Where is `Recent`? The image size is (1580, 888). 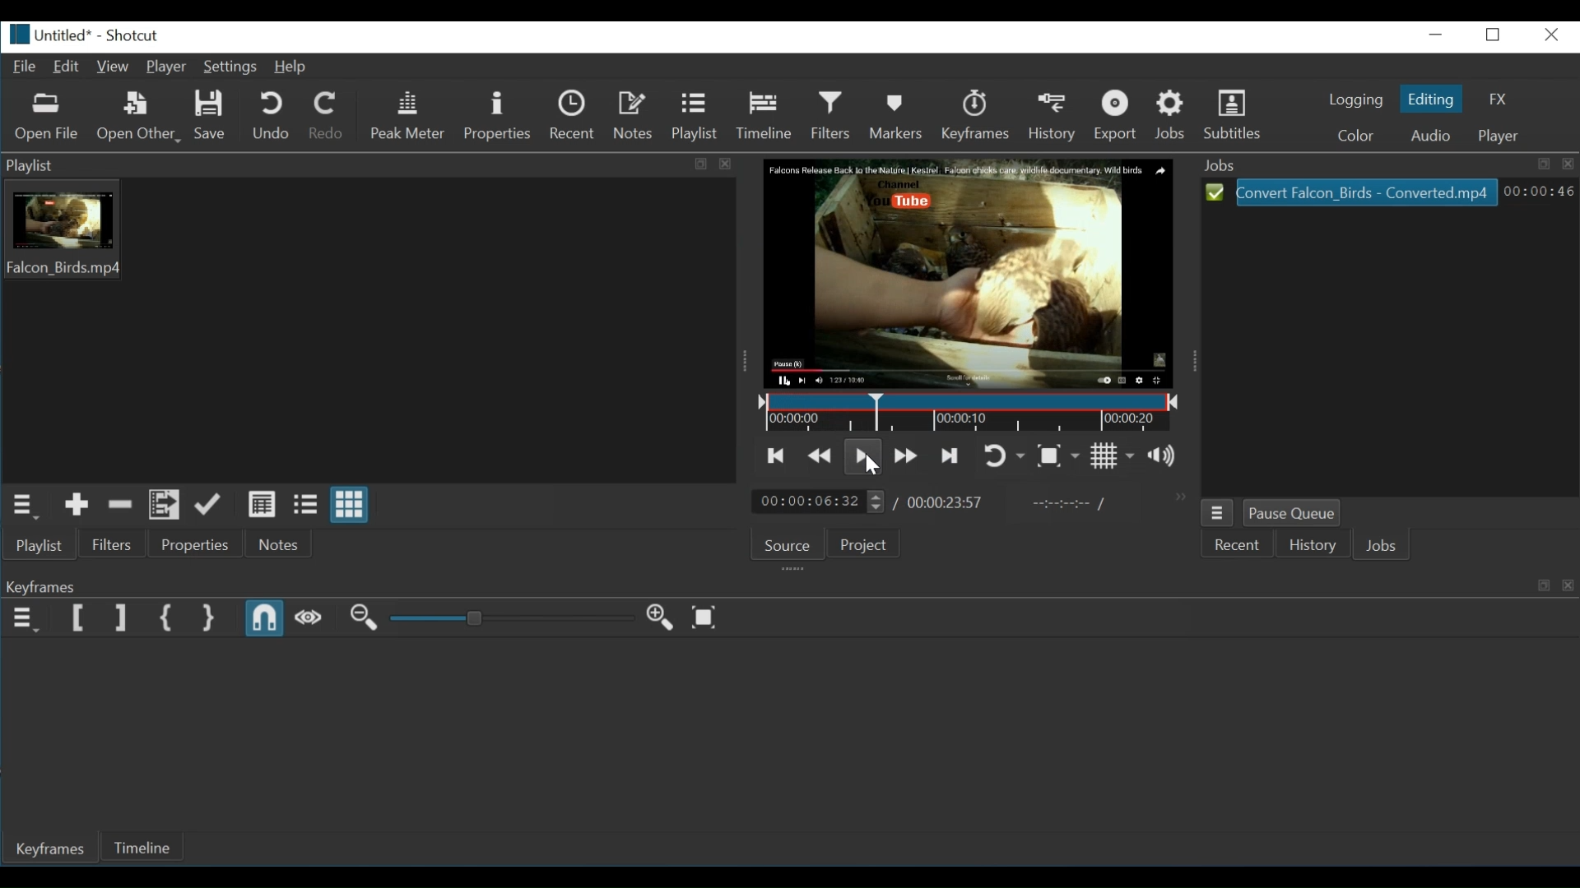
Recent is located at coordinates (574, 115).